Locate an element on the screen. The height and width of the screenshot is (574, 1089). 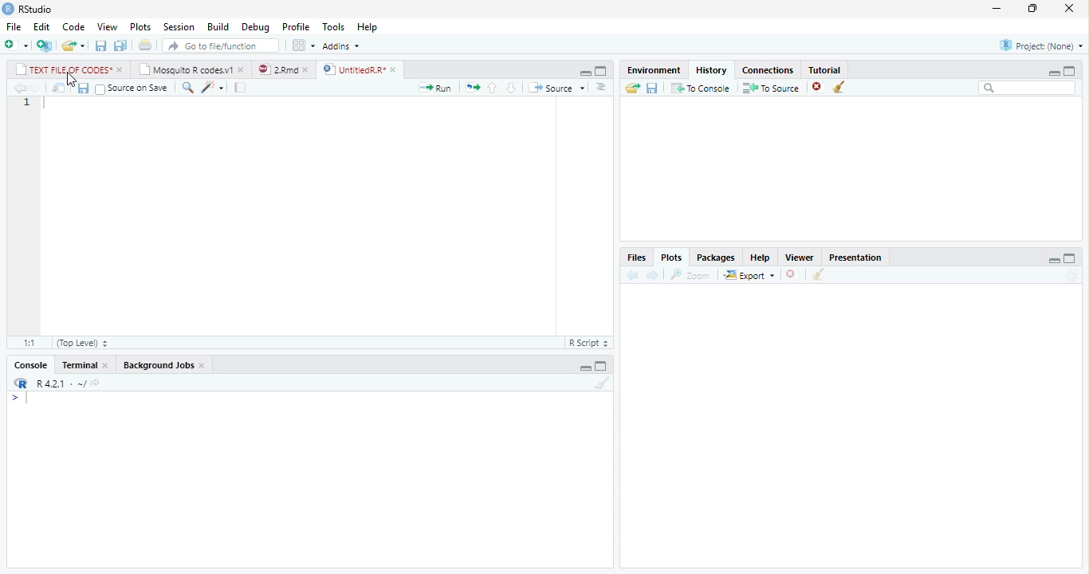
search file is located at coordinates (222, 45).